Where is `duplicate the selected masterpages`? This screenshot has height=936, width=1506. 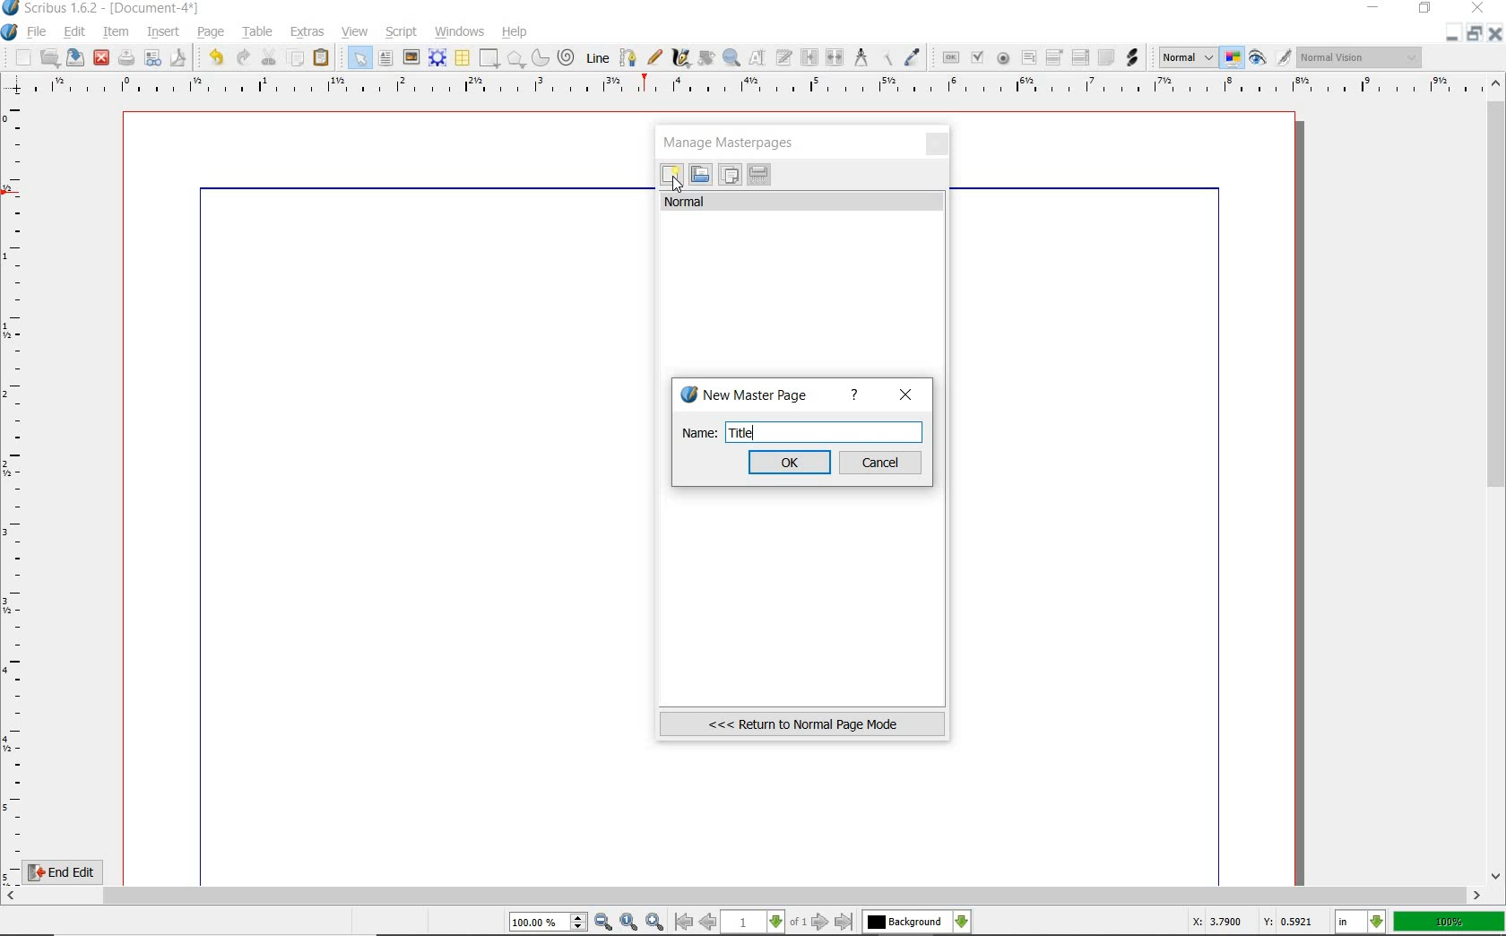 duplicate the selected masterpages is located at coordinates (730, 177).